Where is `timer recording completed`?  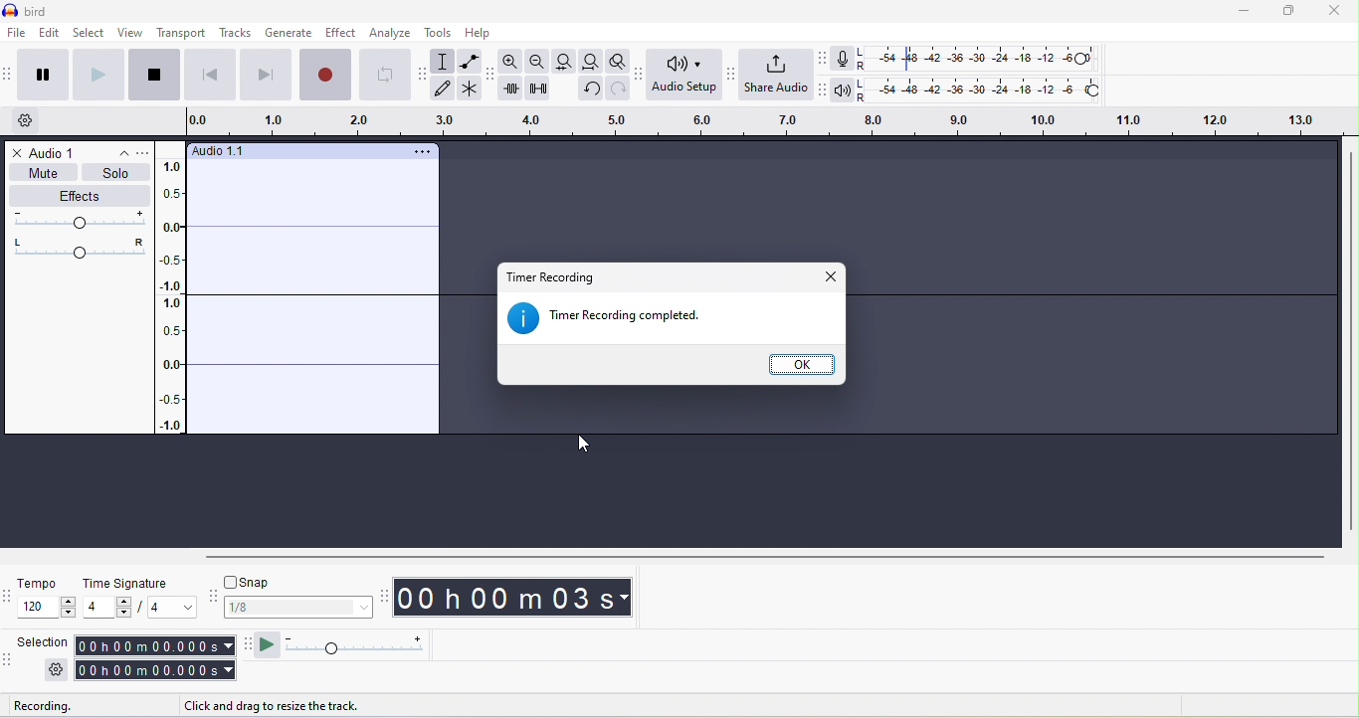
timer recording completed is located at coordinates (619, 319).